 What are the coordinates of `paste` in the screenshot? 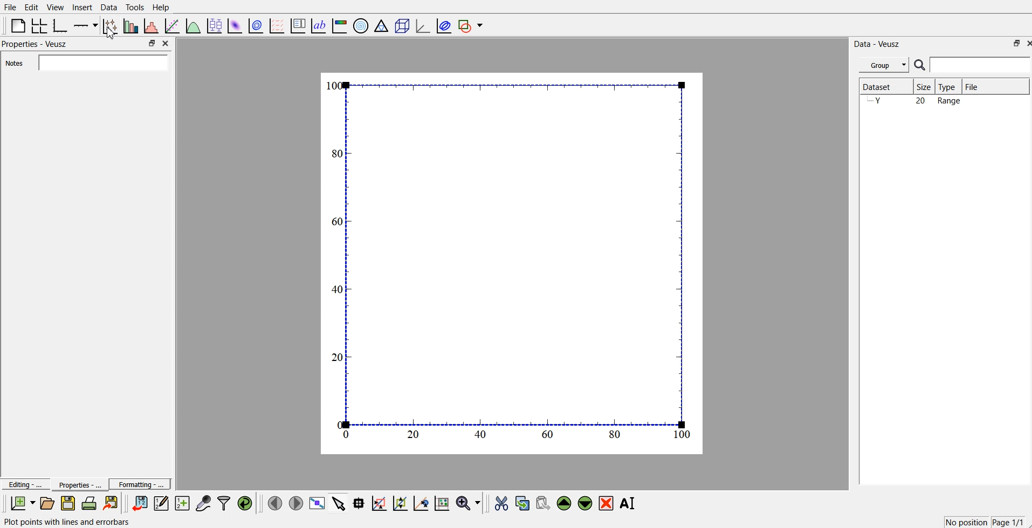 It's located at (543, 502).